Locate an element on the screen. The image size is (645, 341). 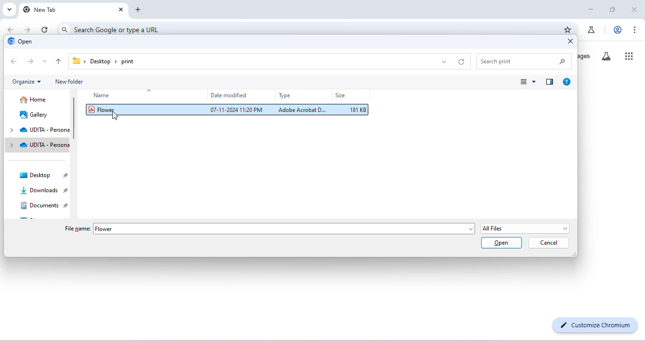
file path is located at coordinates (105, 61).